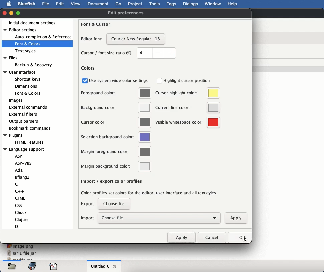 This screenshot has width=324, height=272. What do you see at coordinates (23, 83) in the screenshot?
I see `user interface` at bounding box center [23, 83].